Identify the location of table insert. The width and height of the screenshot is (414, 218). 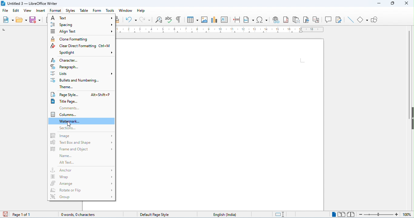
(192, 19).